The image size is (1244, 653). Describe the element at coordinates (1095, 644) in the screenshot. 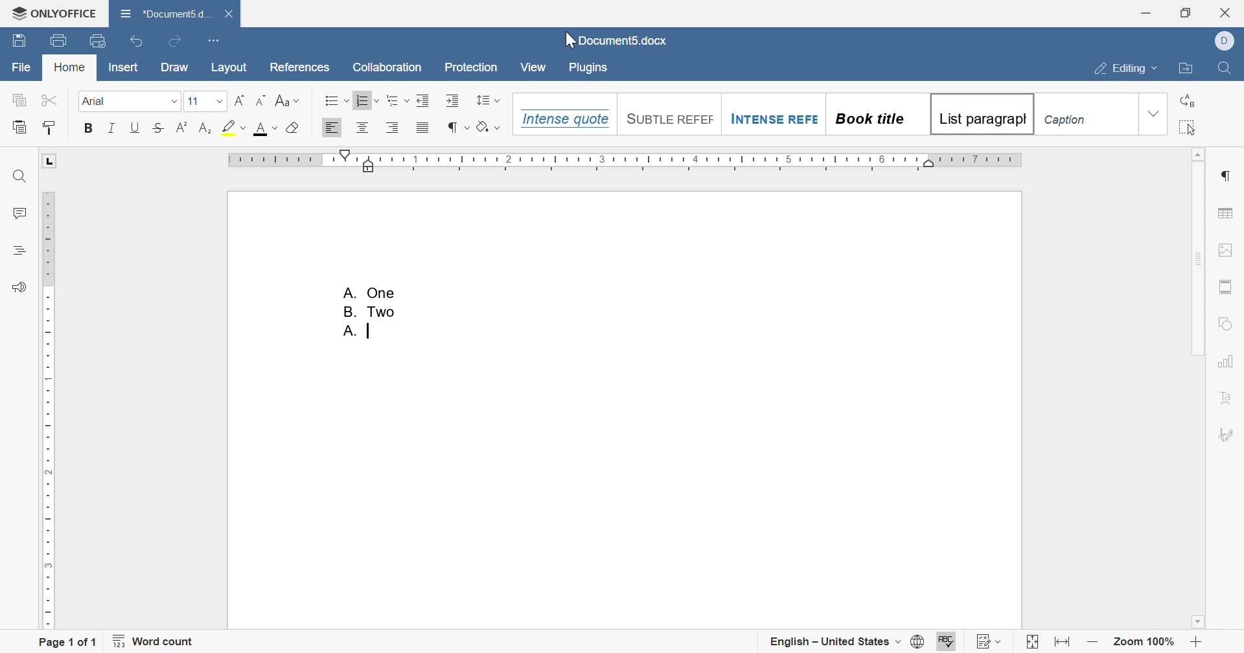

I see `zoom out` at that location.